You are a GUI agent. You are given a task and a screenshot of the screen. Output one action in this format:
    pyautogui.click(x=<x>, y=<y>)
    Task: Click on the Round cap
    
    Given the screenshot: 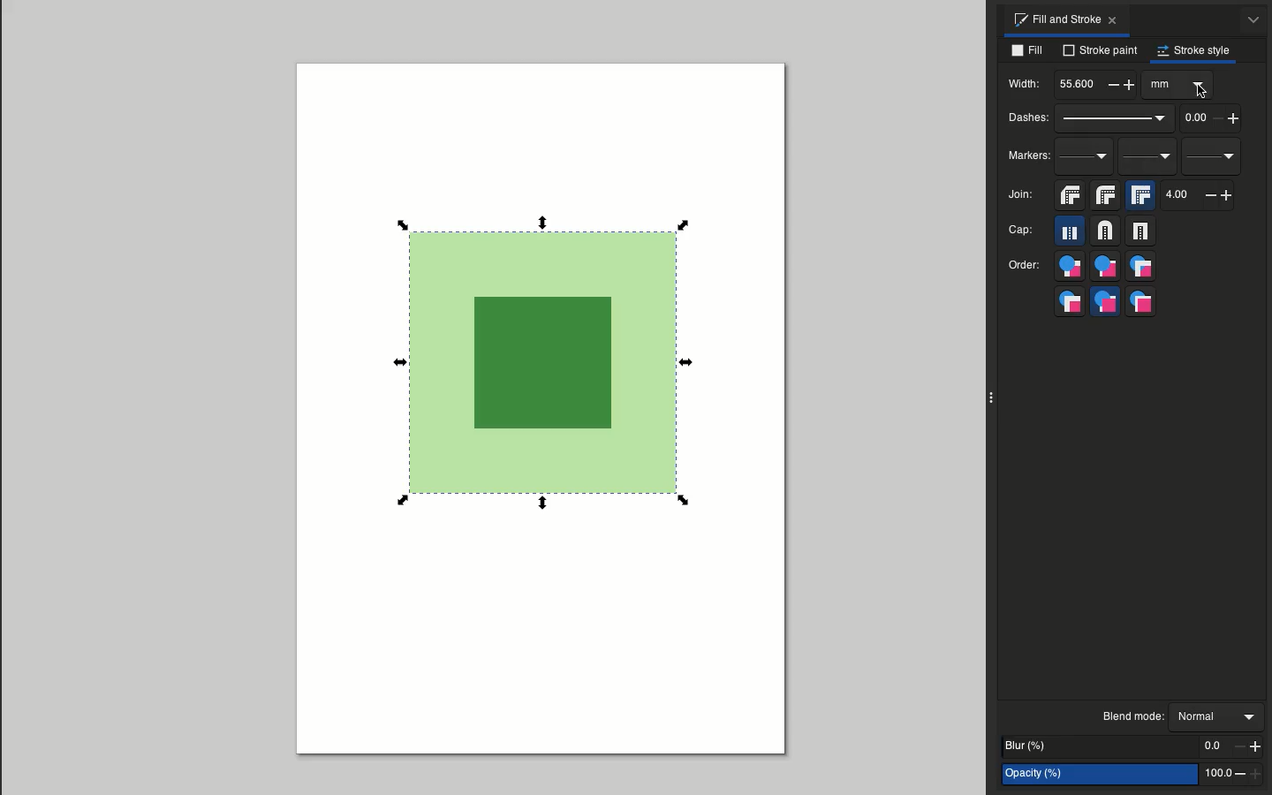 What is the action you would take?
    pyautogui.click(x=1106, y=232)
    